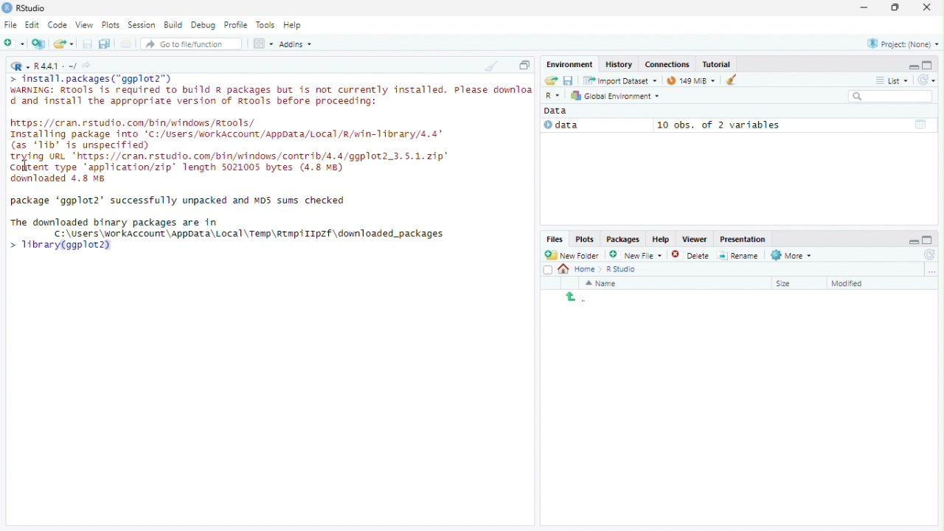 This screenshot has width=944, height=531. I want to click on maximize, so click(930, 239).